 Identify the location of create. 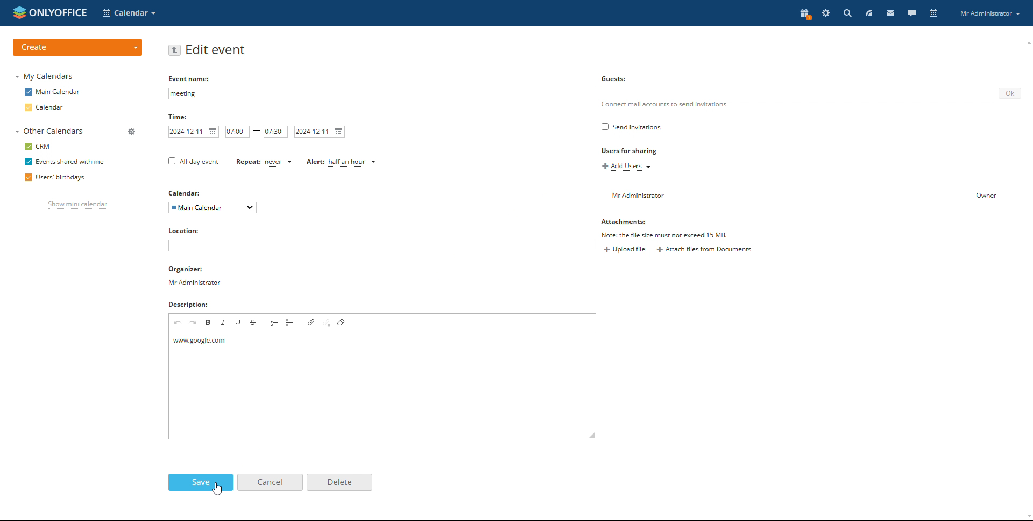
(77, 48).